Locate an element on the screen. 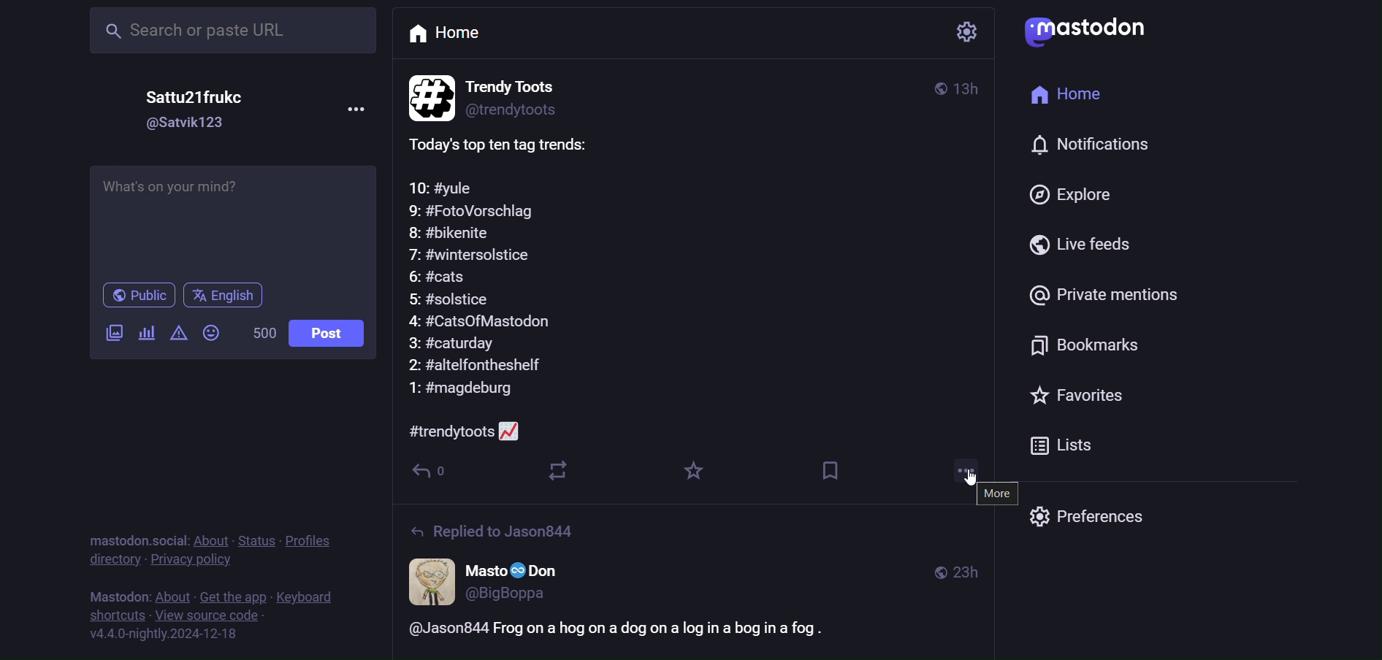  directory is located at coordinates (113, 562).